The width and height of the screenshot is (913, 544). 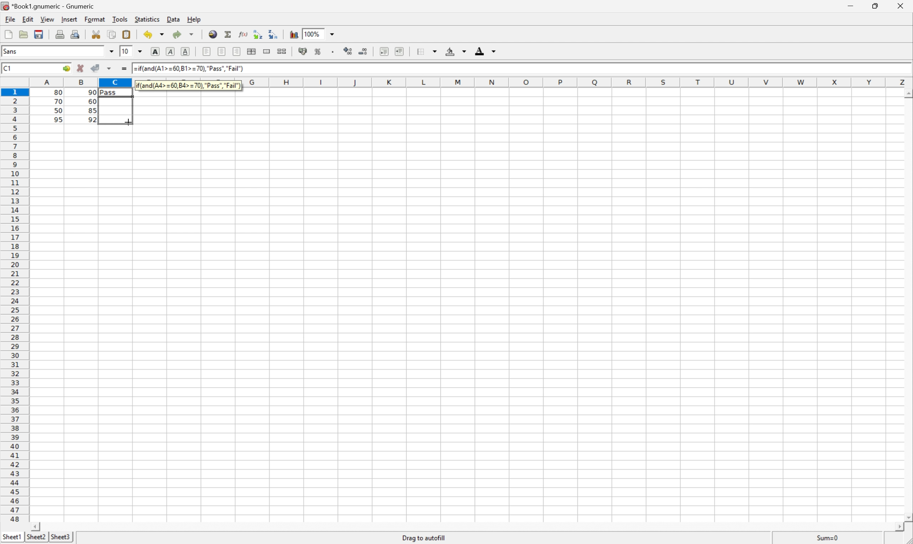 What do you see at coordinates (11, 19) in the screenshot?
I see `File` at bounding box center [11, 19].